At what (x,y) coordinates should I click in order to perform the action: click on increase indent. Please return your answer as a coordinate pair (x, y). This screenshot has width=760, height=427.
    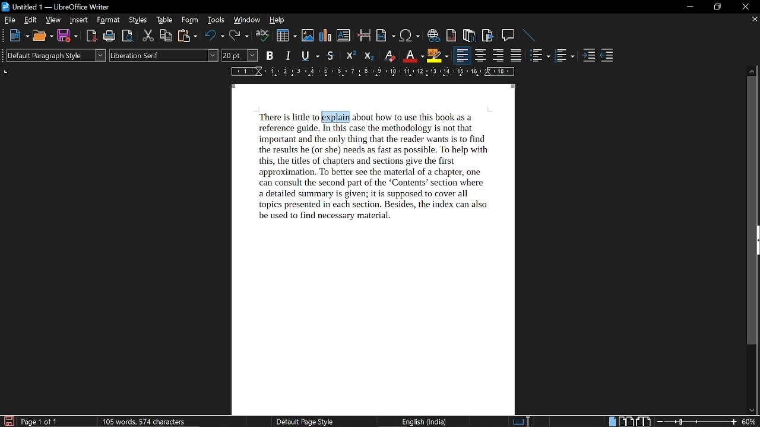
    Looking at the image, I should click on (590, 56).